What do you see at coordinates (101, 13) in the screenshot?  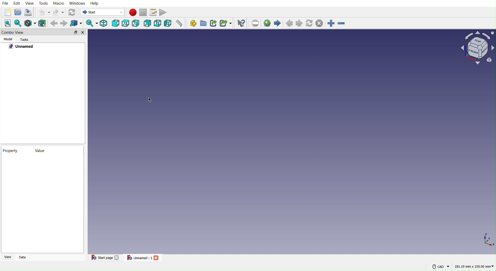 I see `Start` at bounding box center [101, 13].